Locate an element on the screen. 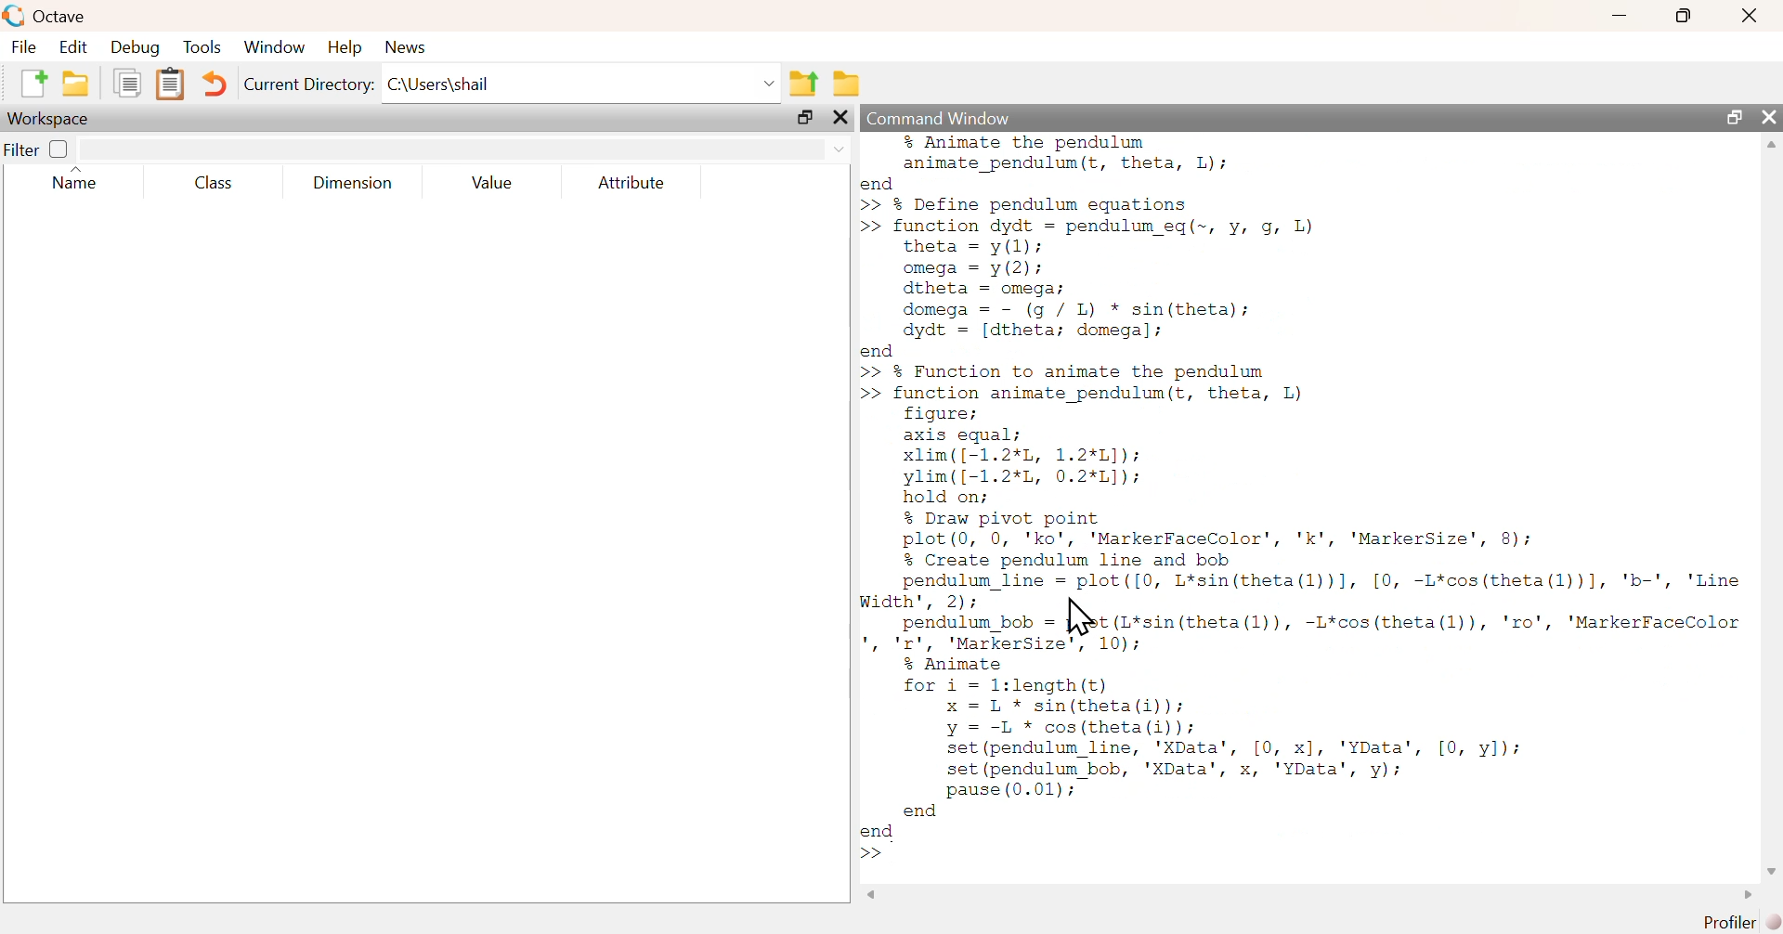 Image resolution: width=1783 pixels, height=934 pixels. Octave is located at coordinates (64, 16).